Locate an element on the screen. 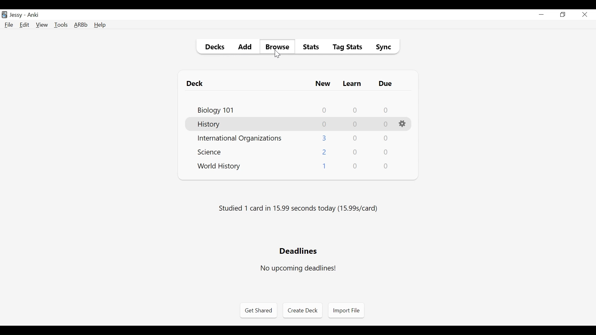  Studied number card in seconds (s/card) is located at coordinates (300, 208).